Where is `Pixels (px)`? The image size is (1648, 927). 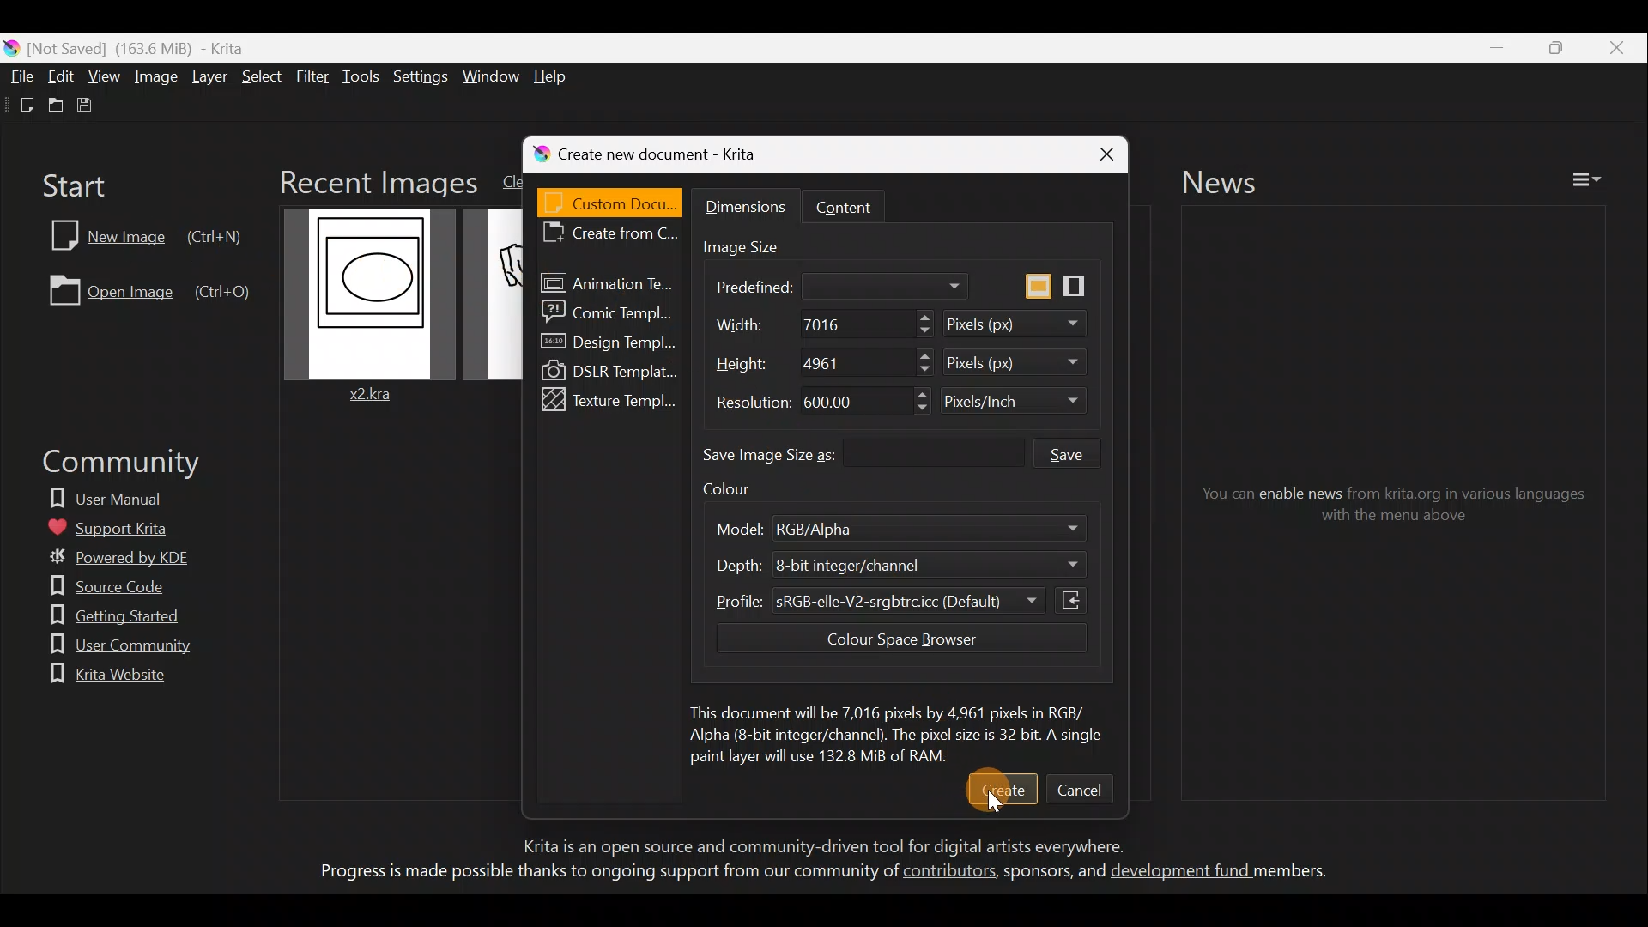 Pixels (px) is located at coordinates (1025, 365).